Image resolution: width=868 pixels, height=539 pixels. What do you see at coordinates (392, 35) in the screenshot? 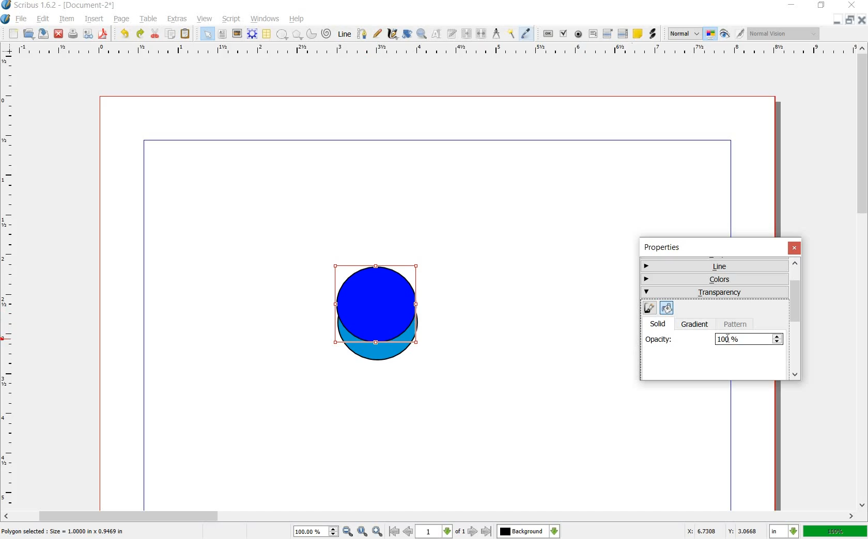
I see `calligraphic line` at bounding box center [392, 35].